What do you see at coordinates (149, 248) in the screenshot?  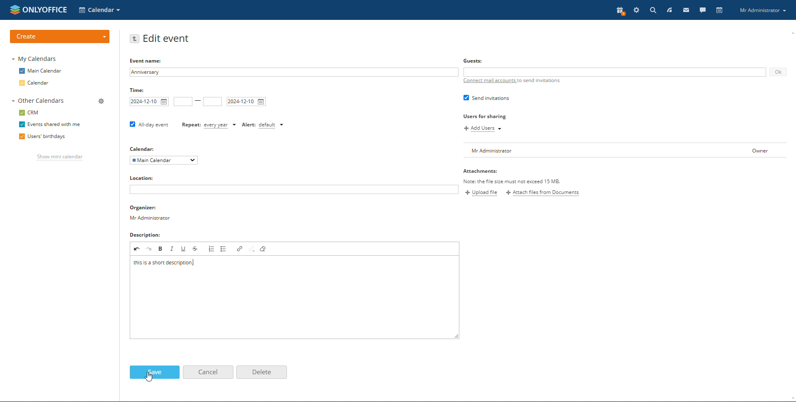 I see `redo` at bounding box center [149, 248].